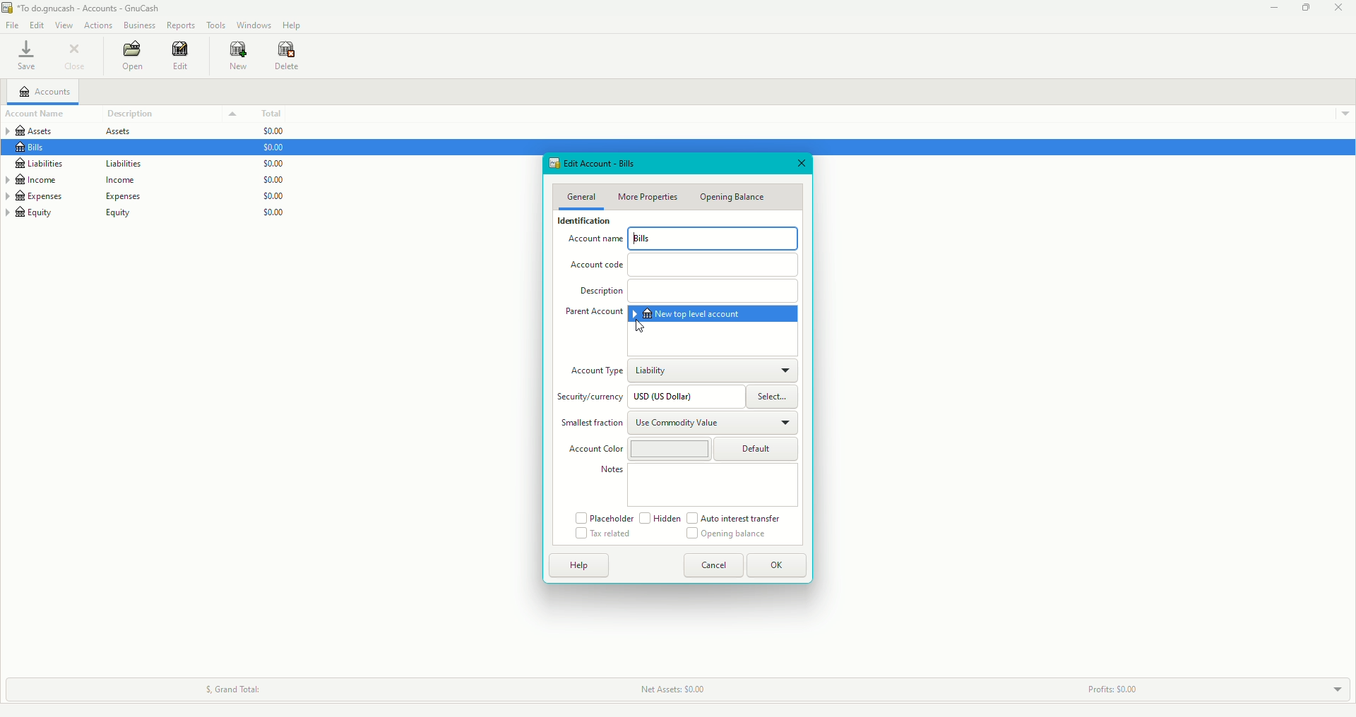 Image resolution: width=1356 pixels, height=717 pixels. What do you see at coordinates (800, 163) in the screenshot?
I see `Close` at bounding box center [800, 163].